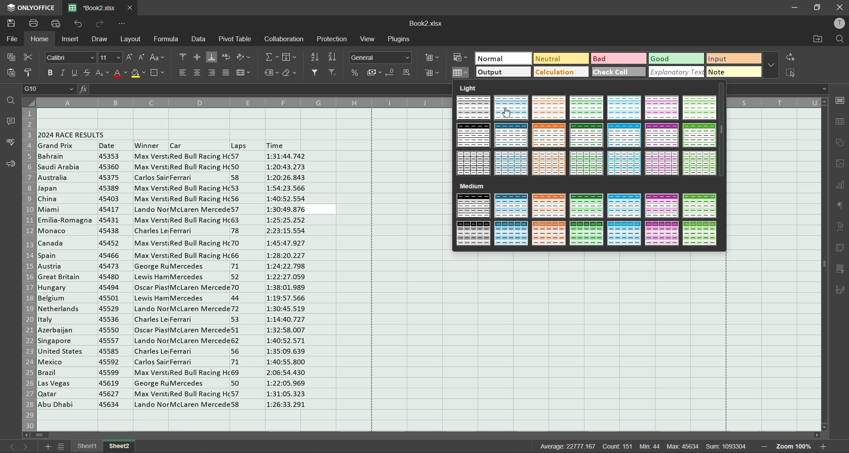  What do you see at coordinates (286, 283) in the screenshot?
I see `Time` at bounding box center [286, 283].